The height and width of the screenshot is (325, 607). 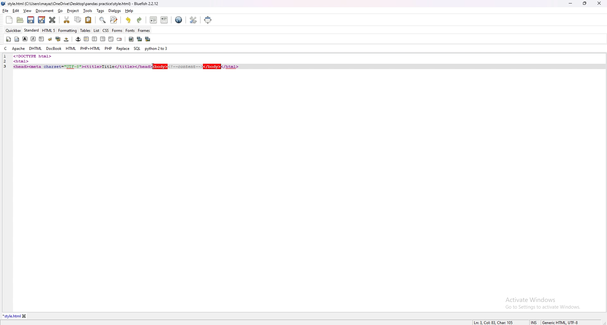 I want to click on indent, so click(x=164, y=20).